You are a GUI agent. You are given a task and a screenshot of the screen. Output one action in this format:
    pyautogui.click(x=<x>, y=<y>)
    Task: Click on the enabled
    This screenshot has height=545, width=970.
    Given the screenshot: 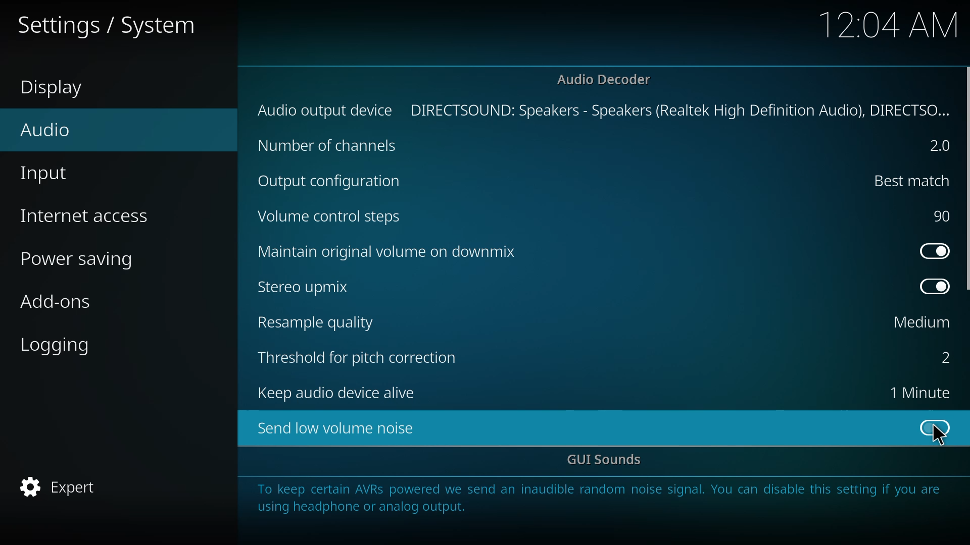 What is the action you would take?
    pyautogui.click(x=935, y=287)
    